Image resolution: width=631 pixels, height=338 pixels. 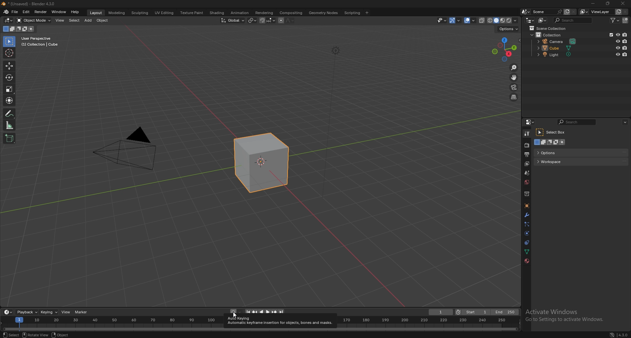 What do you see at coordinates (503, 20) in the screenshot?
I see `view port shading` at bounding box center [503, 20].